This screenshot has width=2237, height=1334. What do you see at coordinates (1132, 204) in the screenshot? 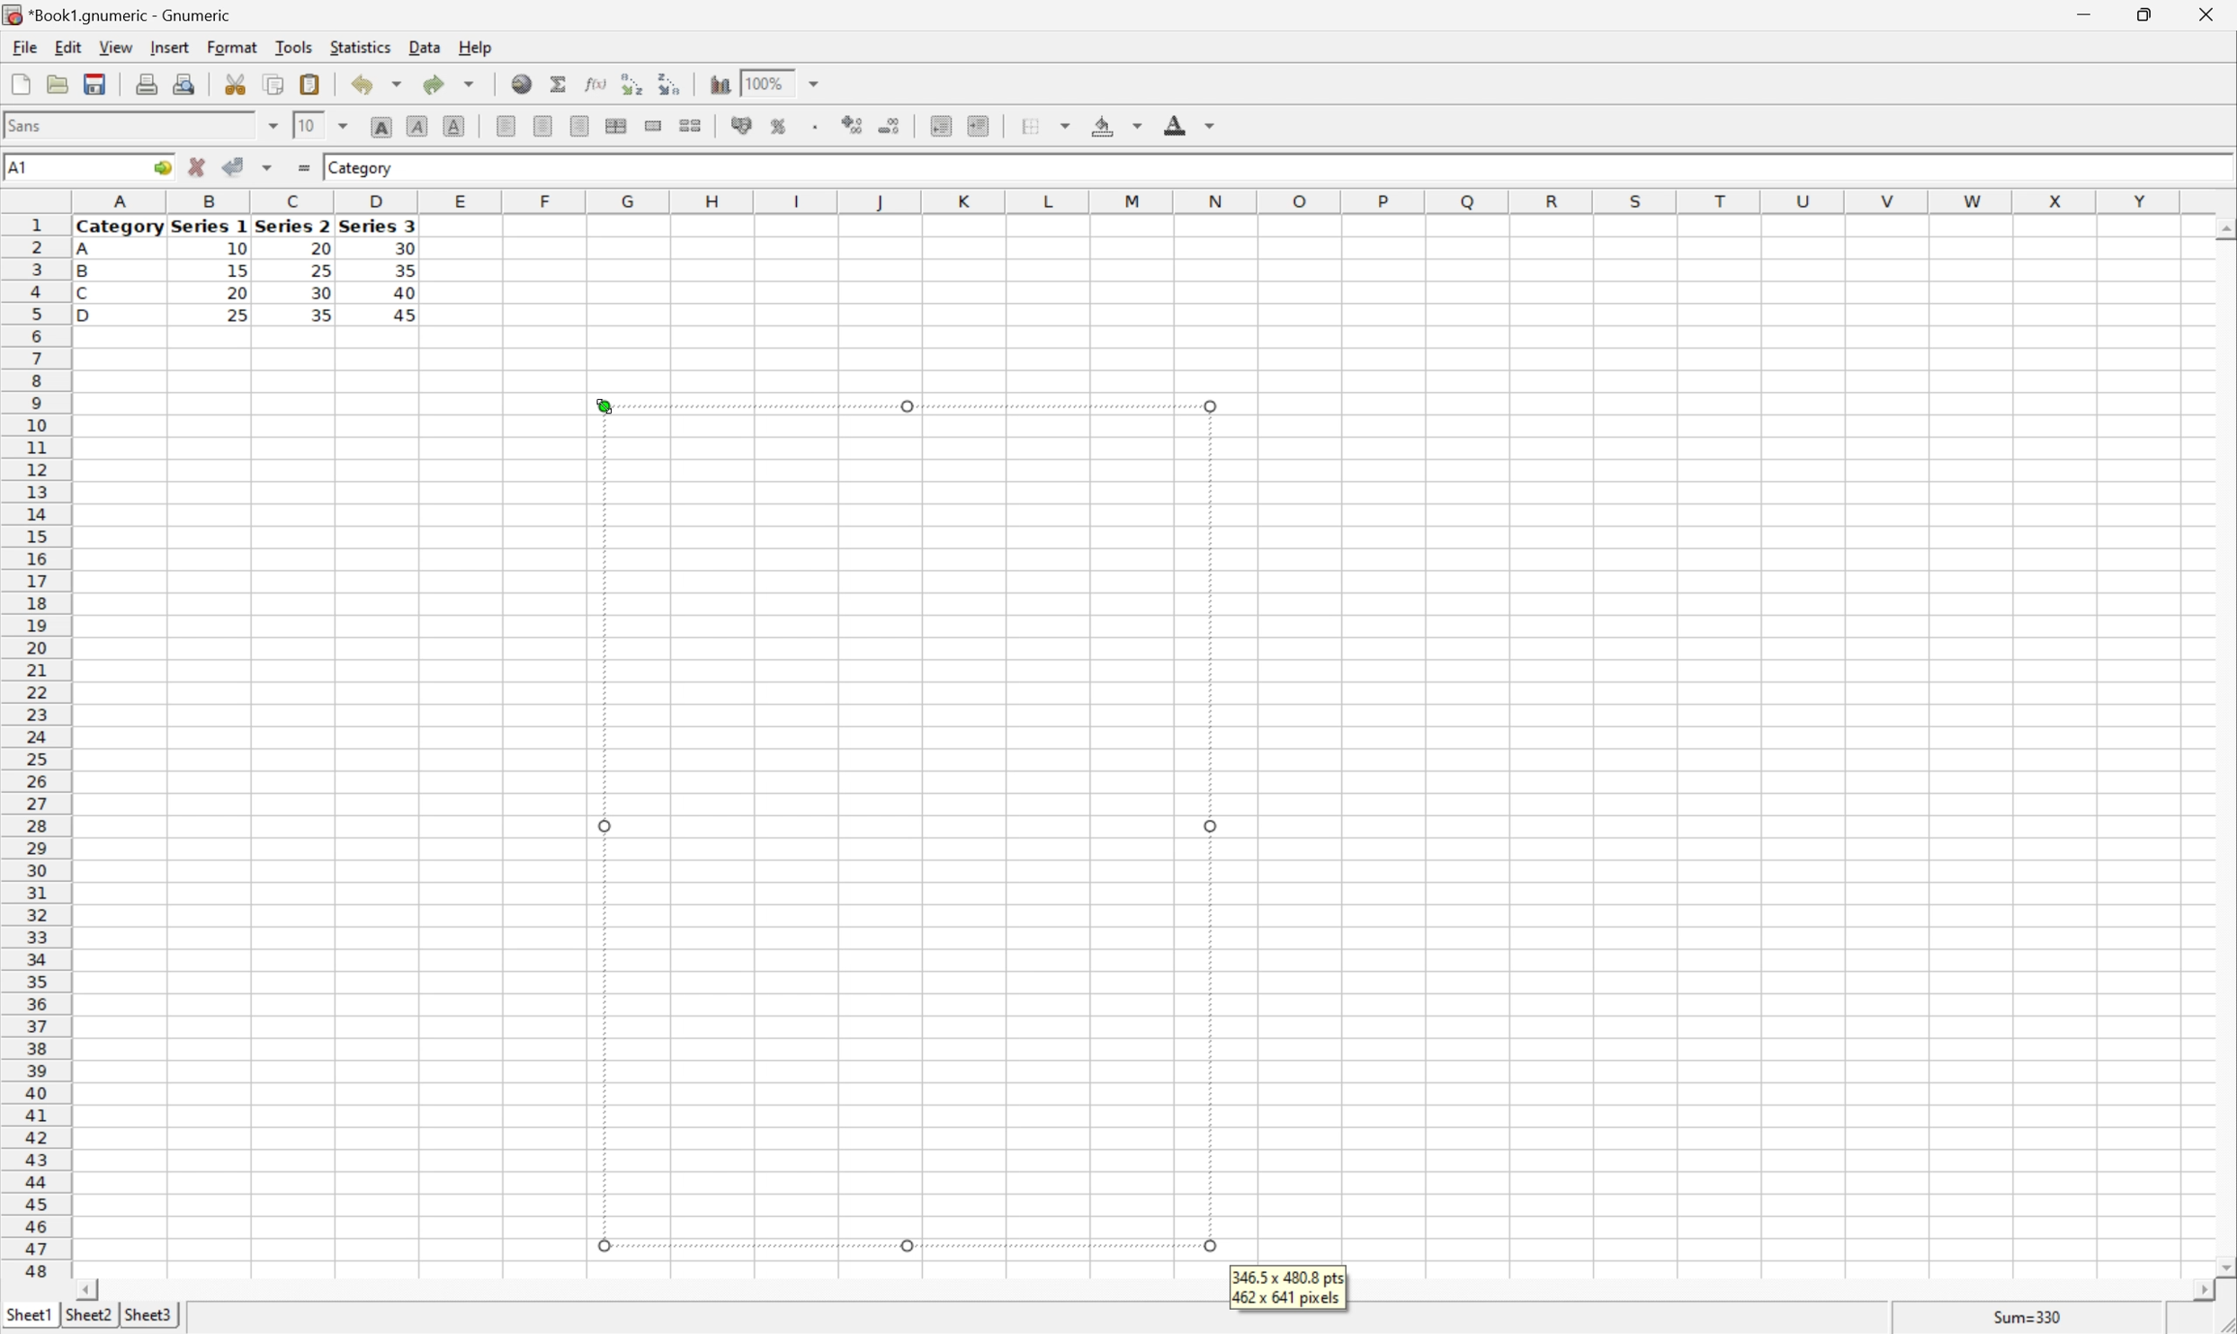
I see `Column names` at bounding box center [1132, 204].